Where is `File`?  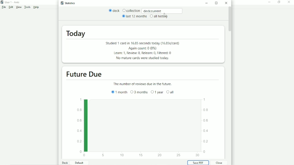 File is located at coordinates (4, 8).